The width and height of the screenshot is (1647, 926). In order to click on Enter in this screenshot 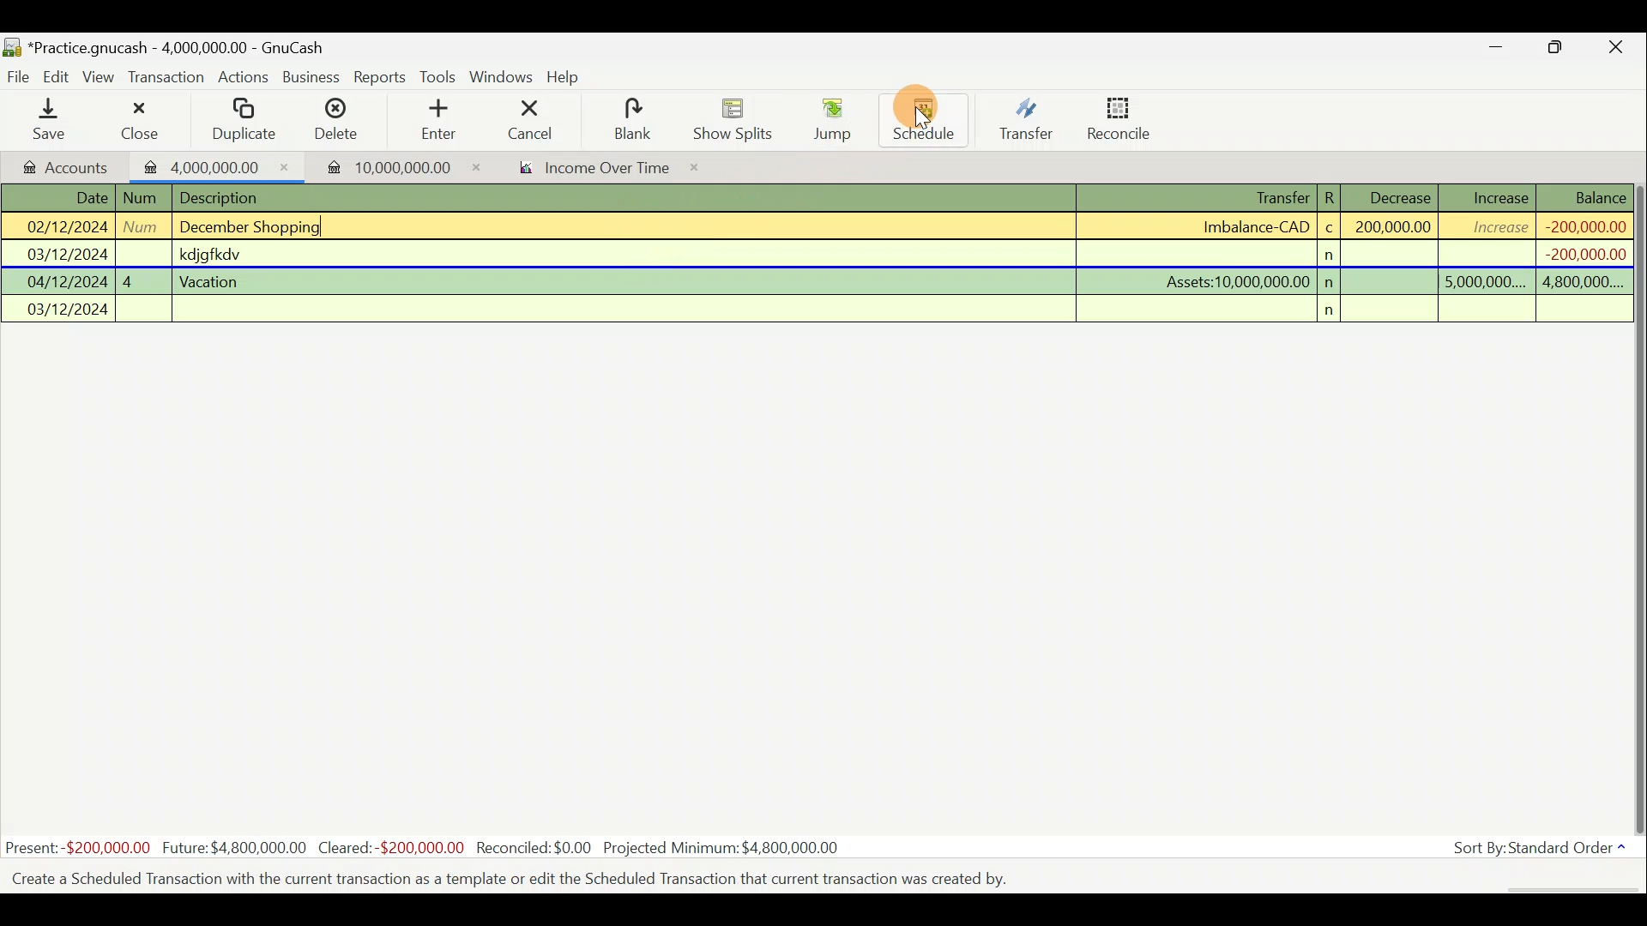, I will do `click(437, 120)`.